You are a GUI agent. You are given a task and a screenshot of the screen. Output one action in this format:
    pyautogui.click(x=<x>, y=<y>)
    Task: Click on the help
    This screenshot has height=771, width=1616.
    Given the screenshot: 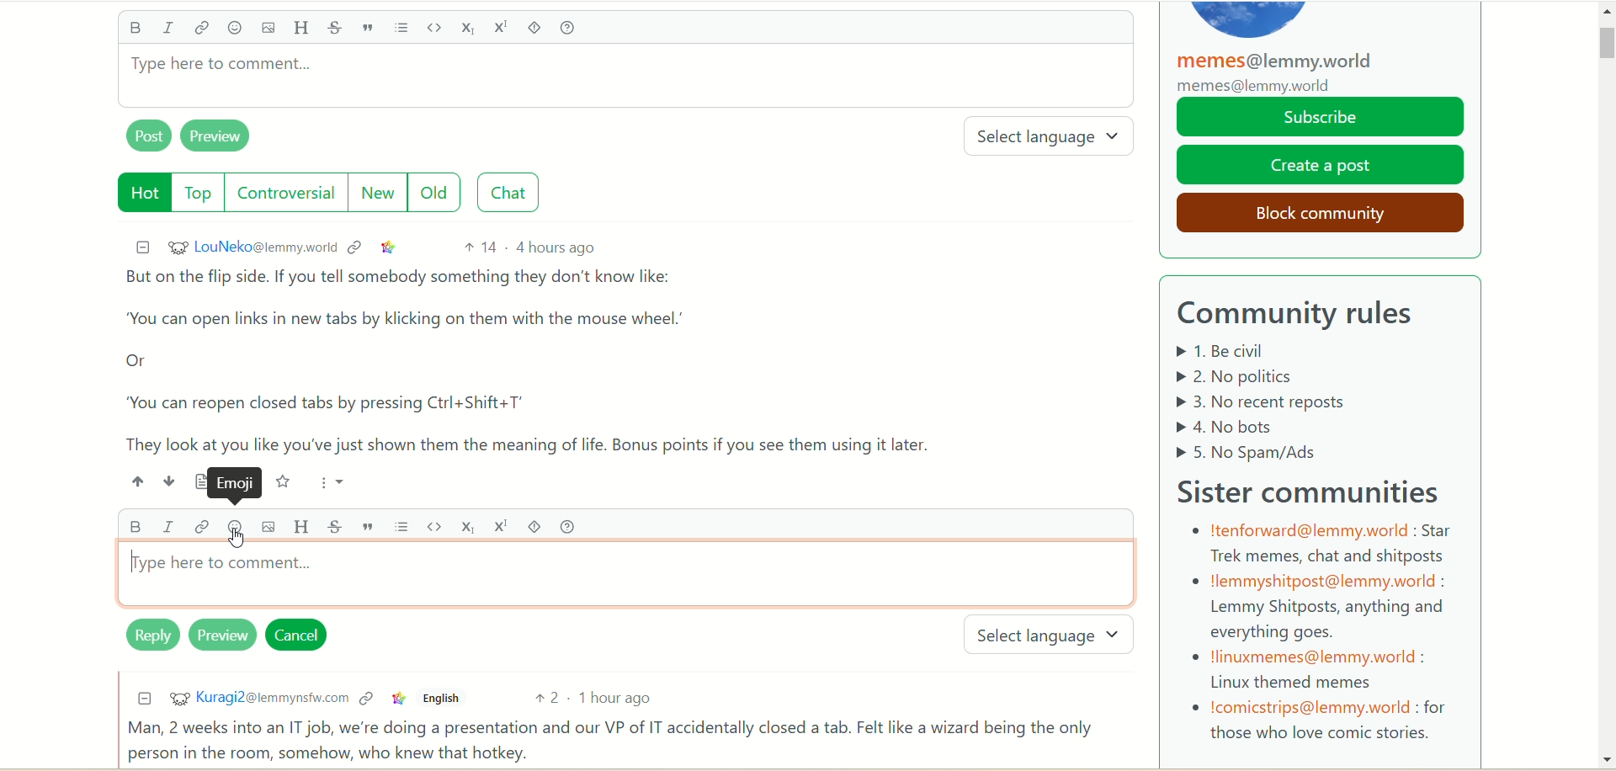 What is the action you would take?
    pyautogui.click(x=577, y=29)
    